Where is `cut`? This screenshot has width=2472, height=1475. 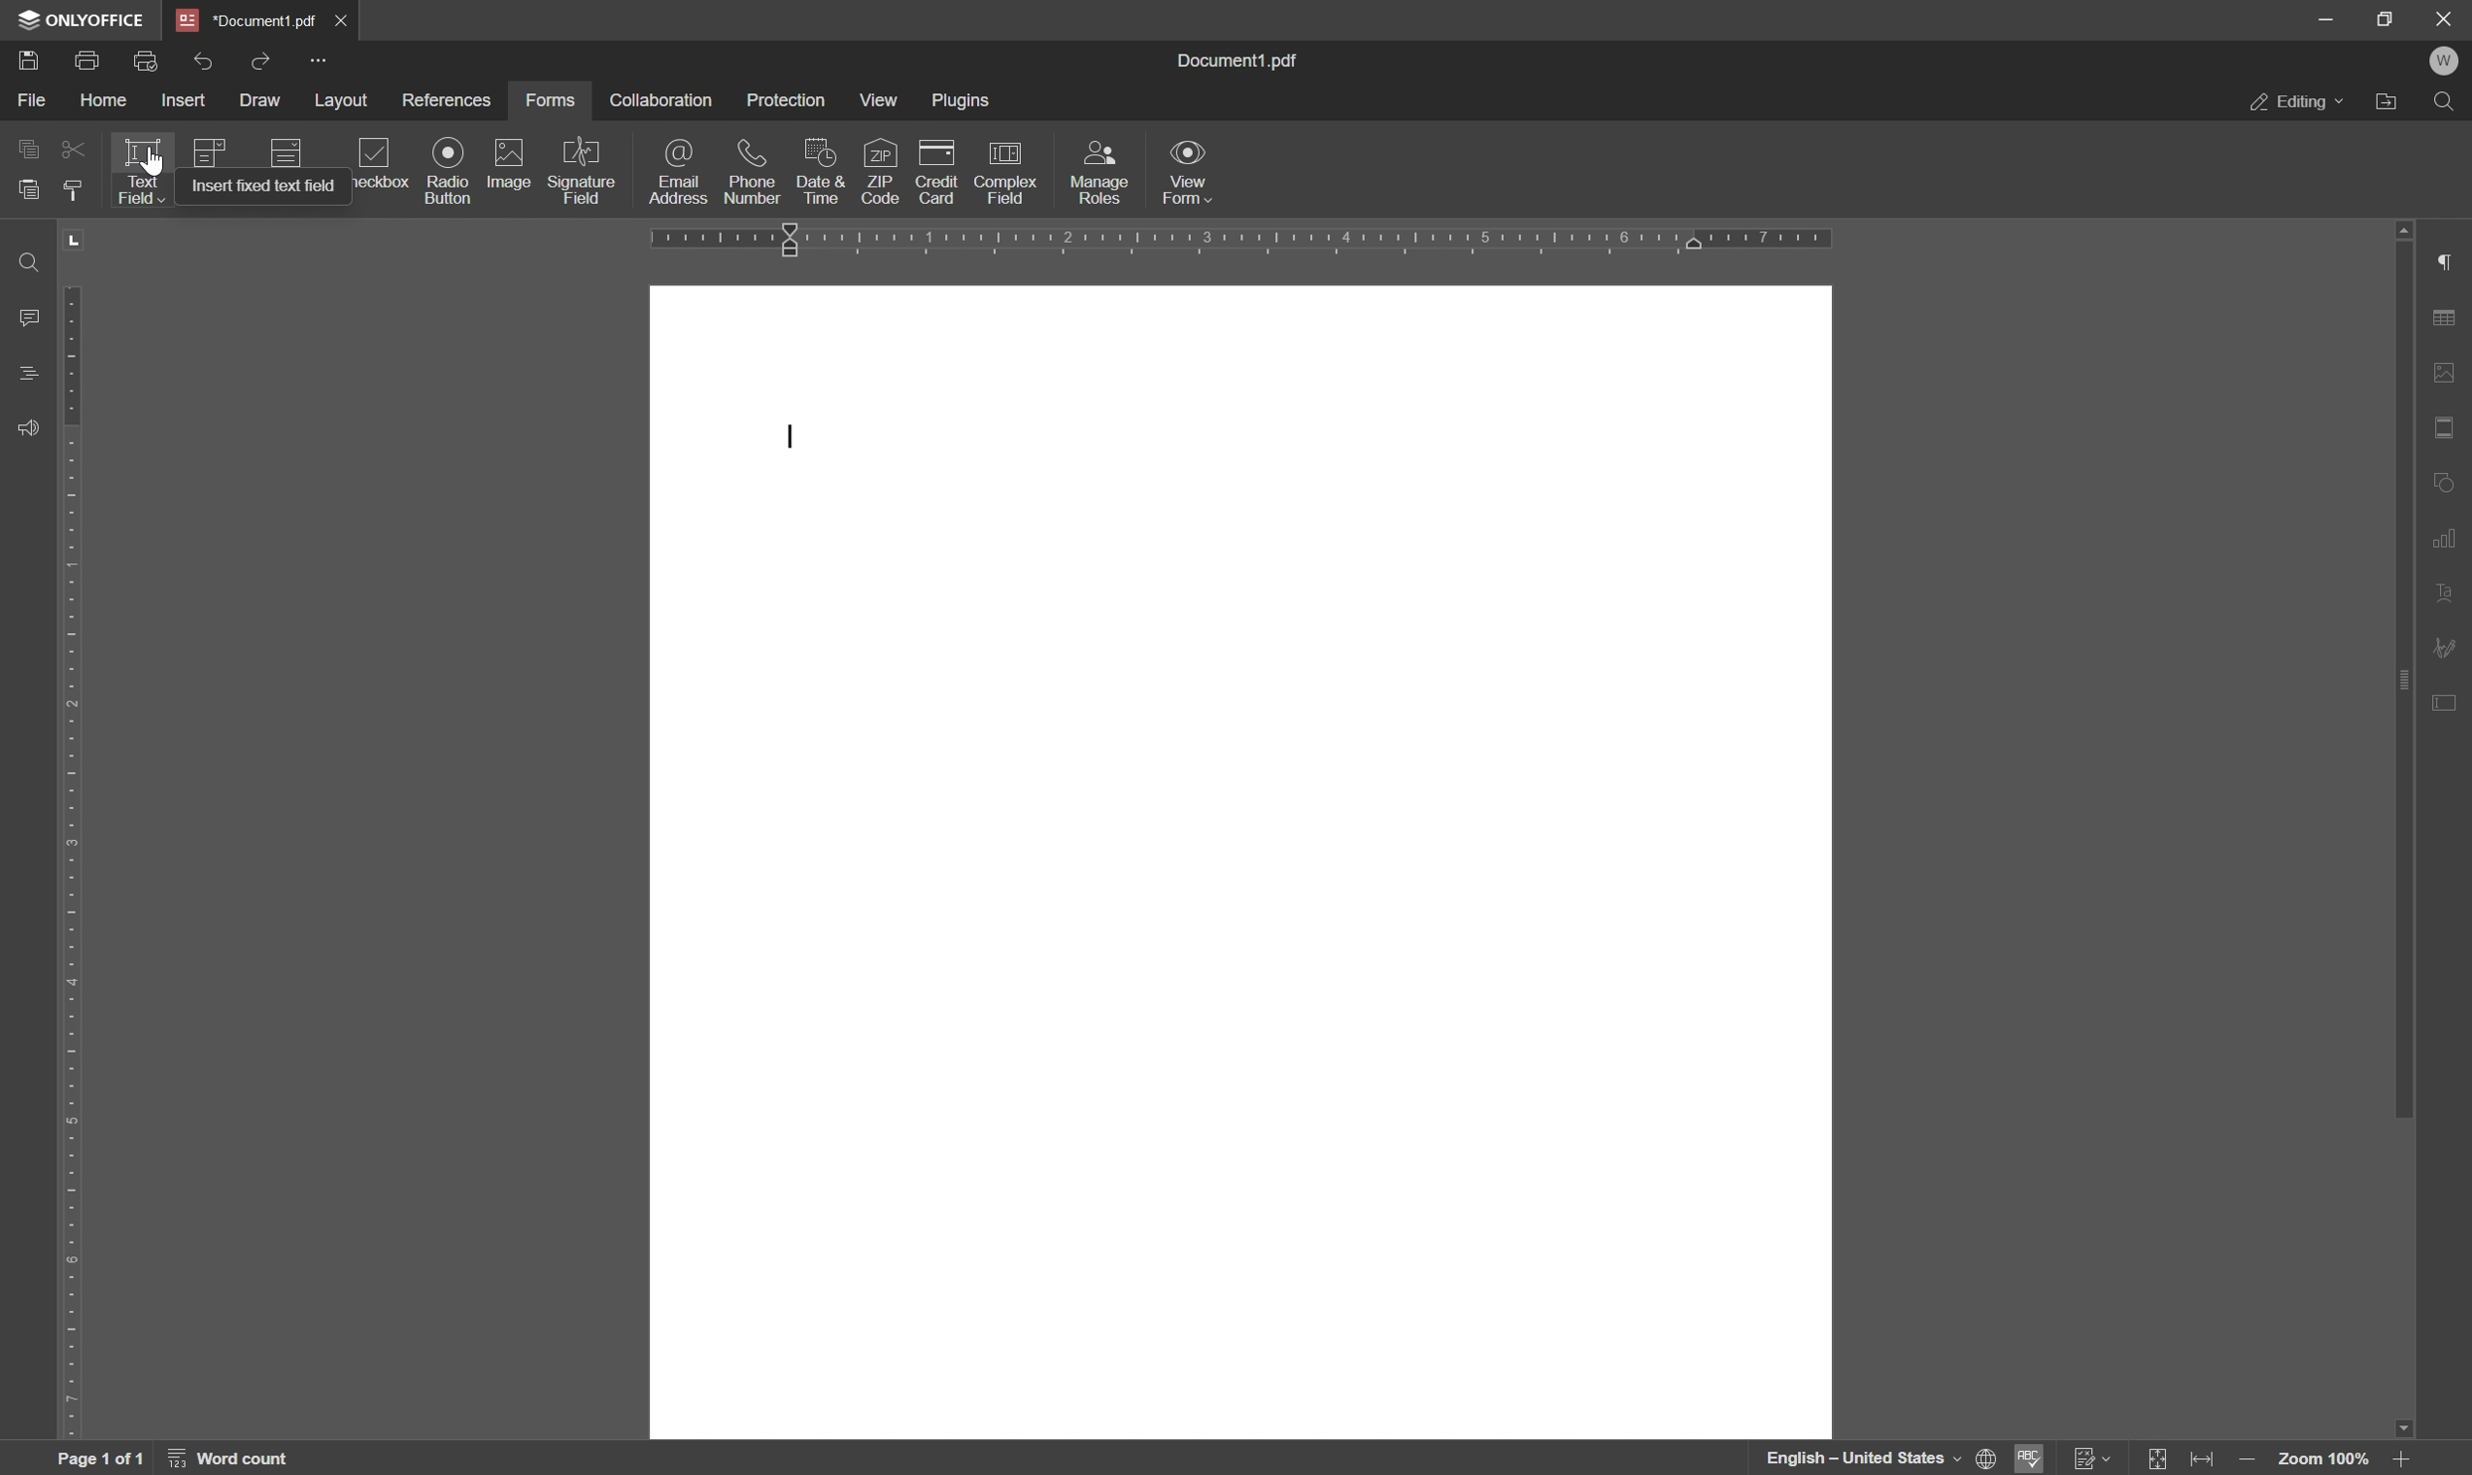 cut is located at coordinates (68, 151).